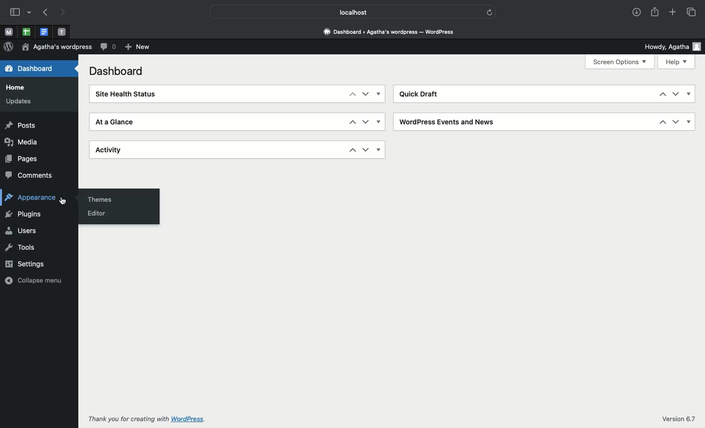 The width and height of the screenshot is (705, 428). Describe the element at coordinates (677, 121) in the screenshot. I see `Down` at that location.